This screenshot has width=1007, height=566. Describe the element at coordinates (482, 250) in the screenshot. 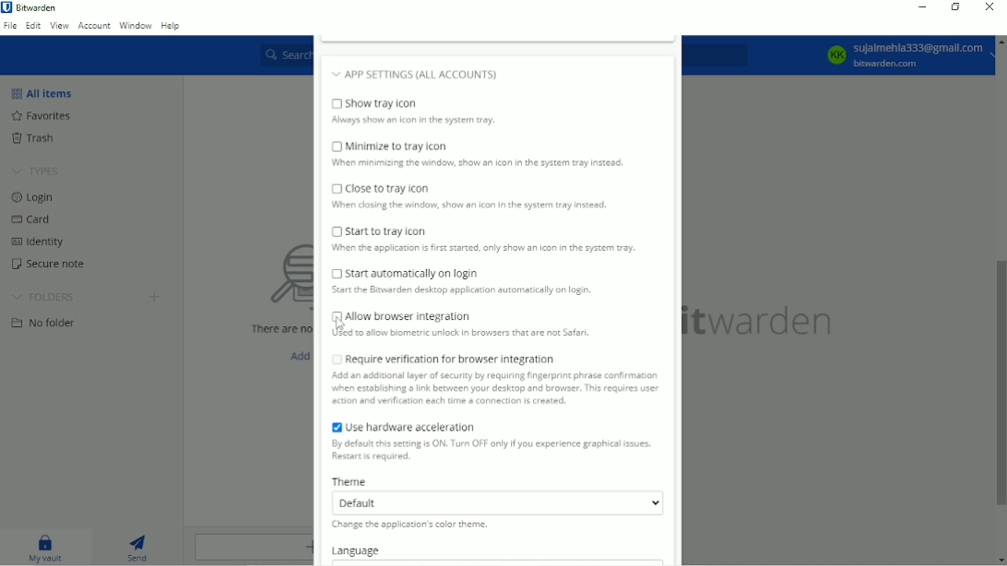

I see `When the application is started, only show an icon in the system tray.` at that location.